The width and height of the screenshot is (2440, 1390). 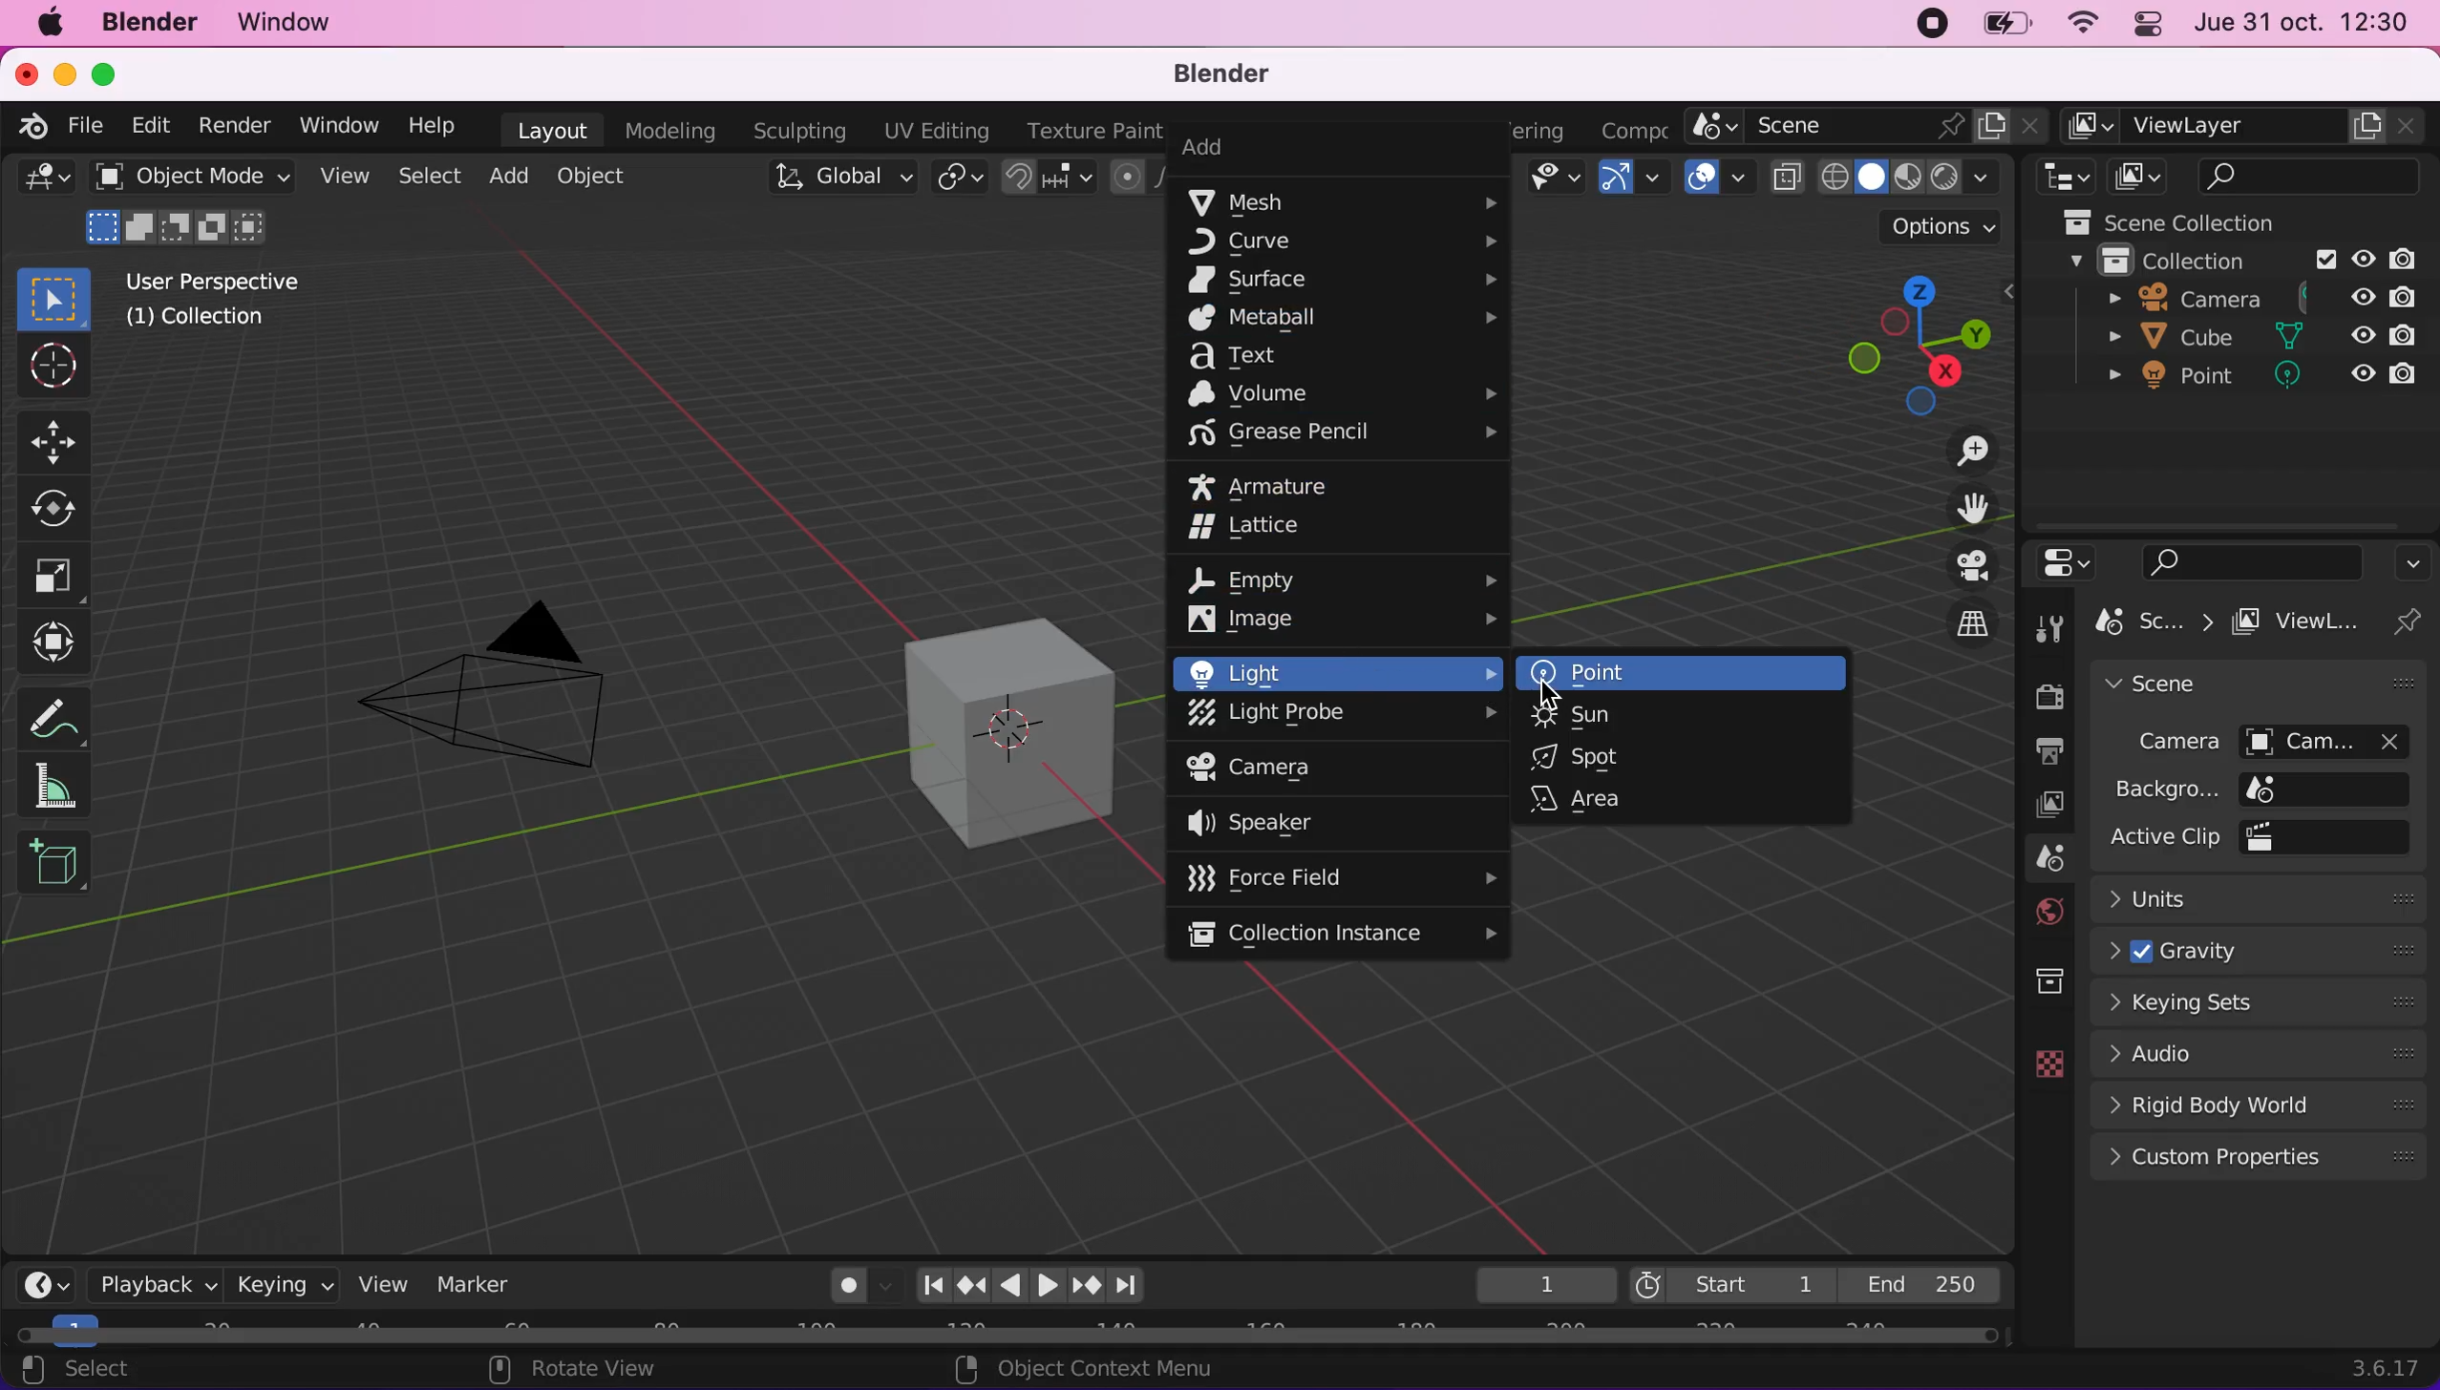 I want to click on mac logo, so click(x=54, y=25).